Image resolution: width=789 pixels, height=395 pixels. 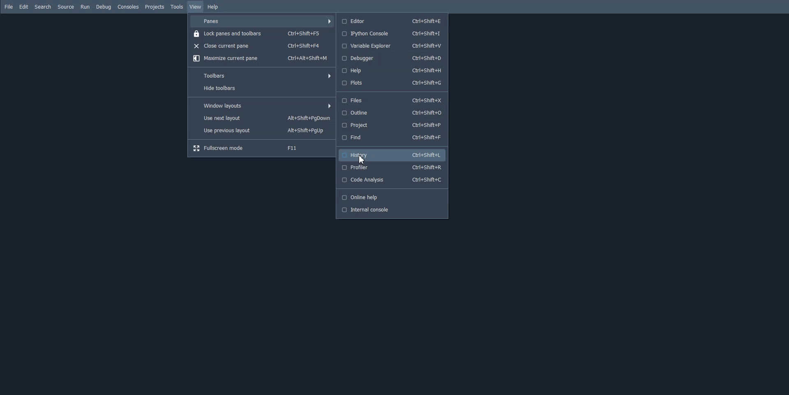 What do you see at coordinates (262, 131) in the screenshot?
I see `Use previous layout` at bounding box center [262, 131].